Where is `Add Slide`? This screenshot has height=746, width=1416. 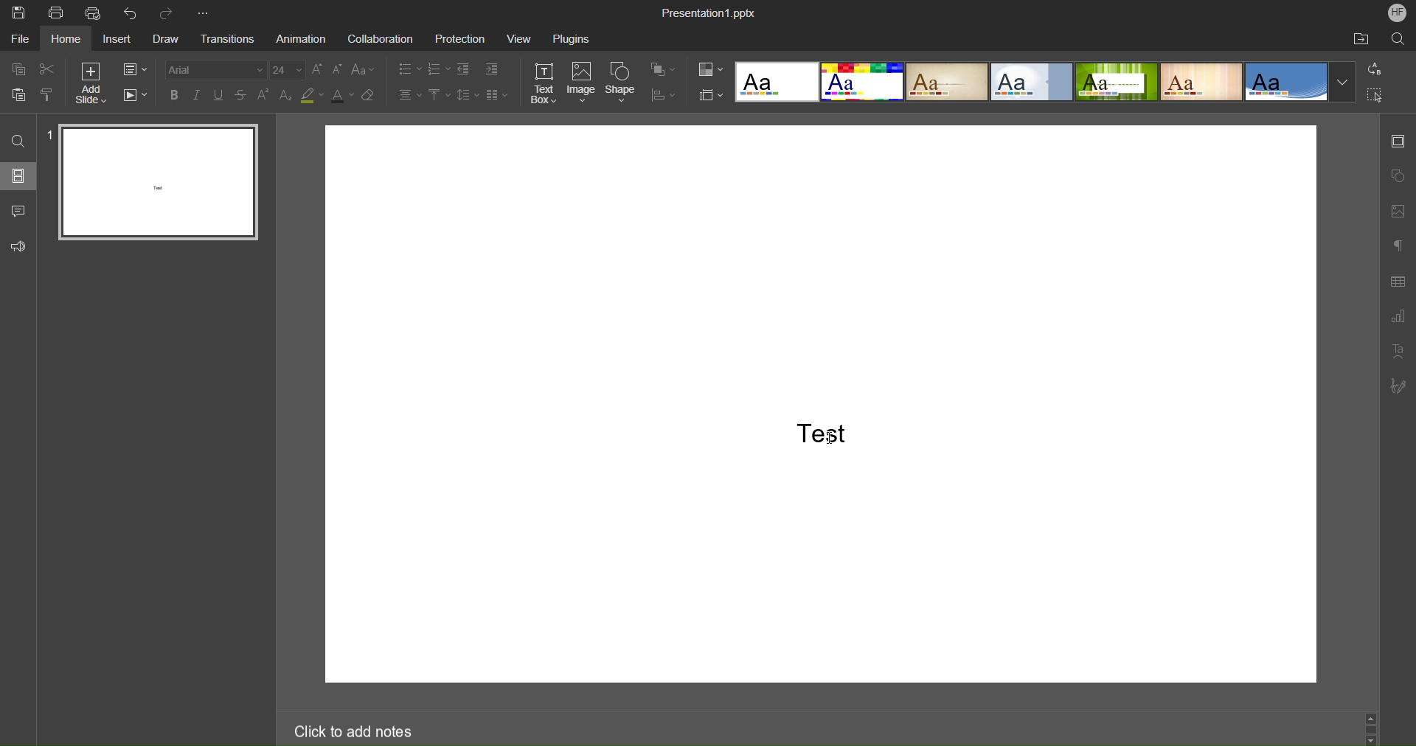 Add Slide is located at coordinates (89, 83).